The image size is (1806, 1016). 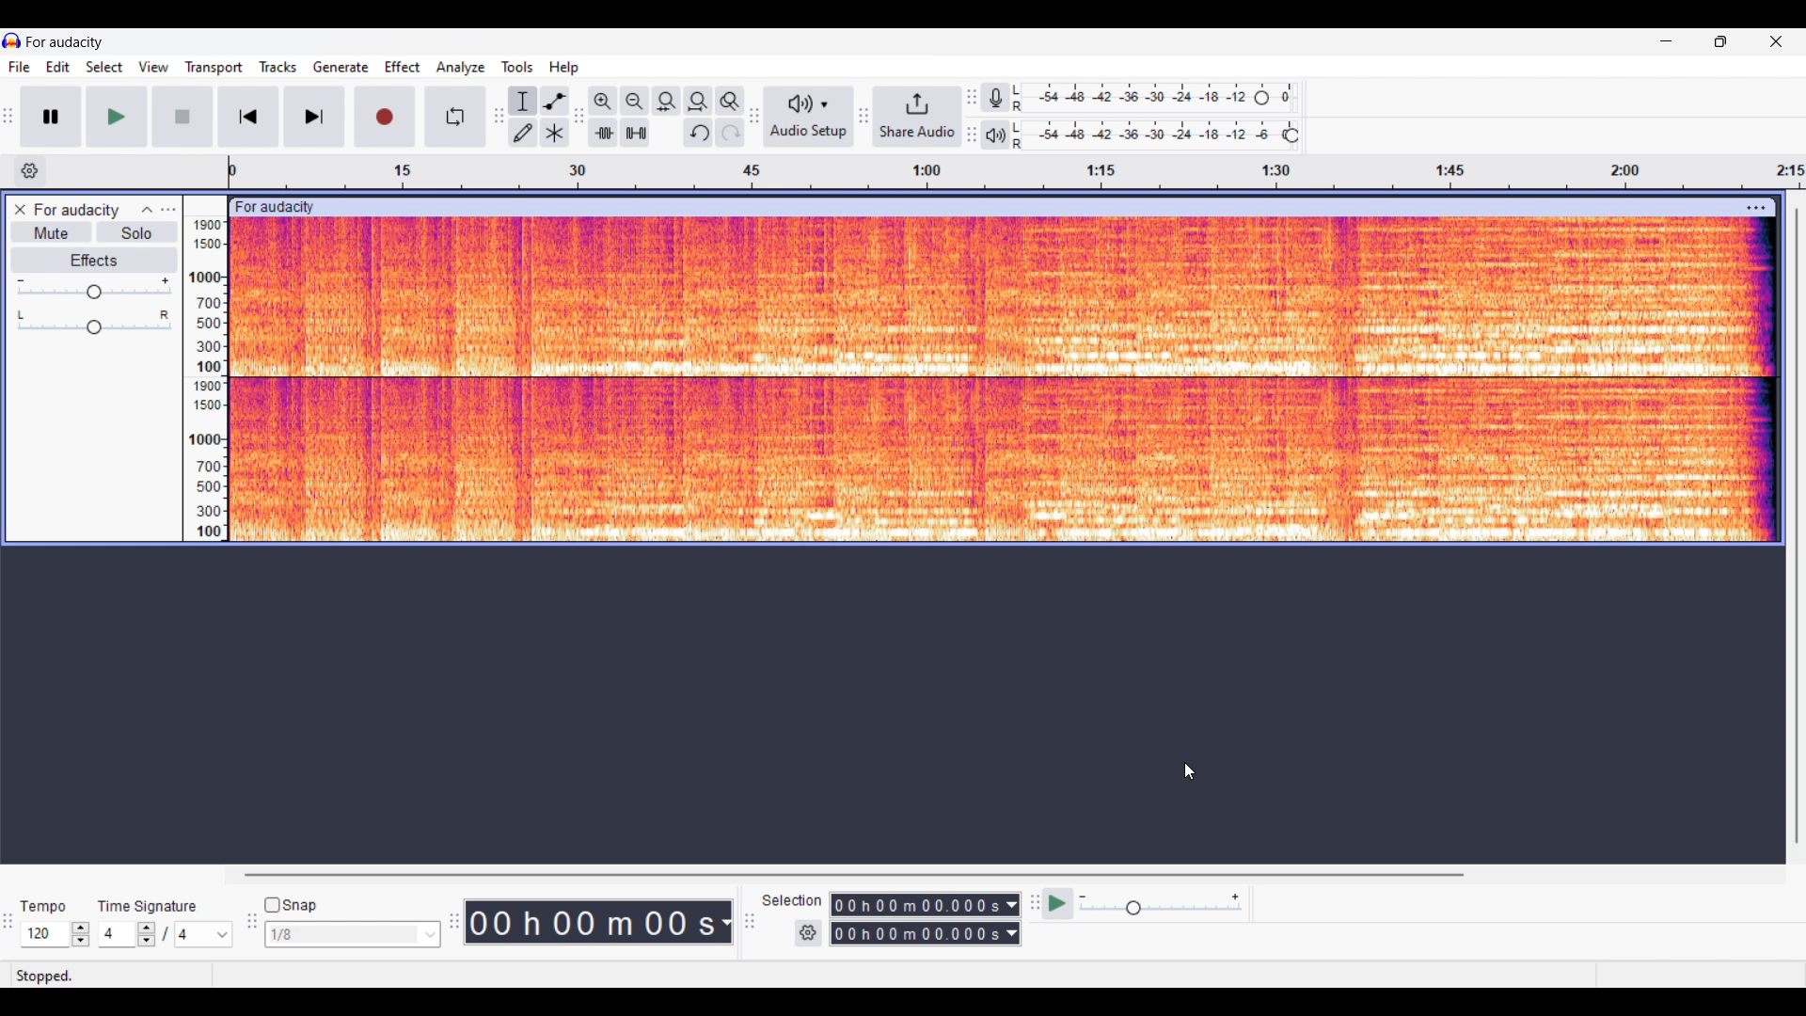 What do you see at coordinates (20, 209) in the screenshot?
I see `Close track` at bounding box center [20, 209].